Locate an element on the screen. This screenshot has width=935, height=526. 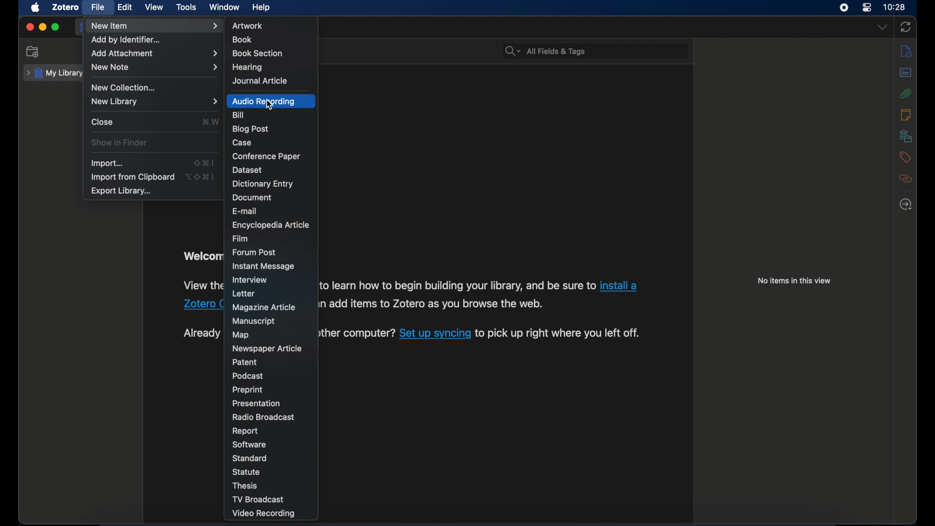
dataset is located at coordinates (247, 170).